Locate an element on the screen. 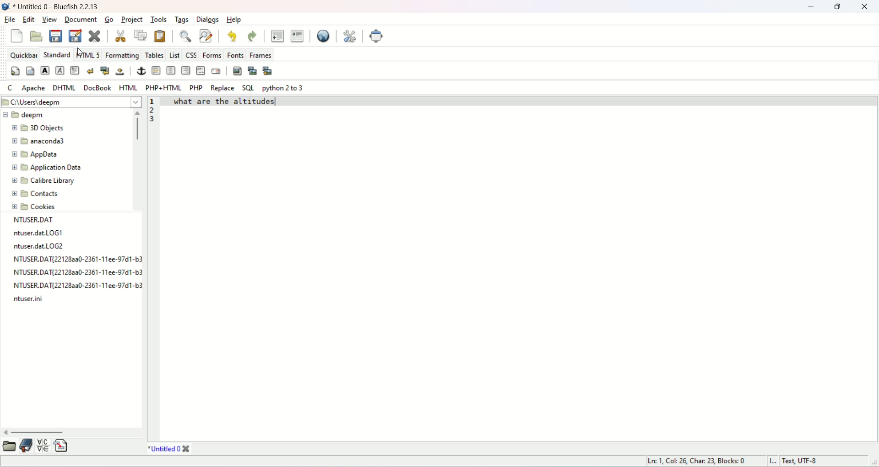 The image size is (879, 467). formatting is located at coordinates (122, 54).